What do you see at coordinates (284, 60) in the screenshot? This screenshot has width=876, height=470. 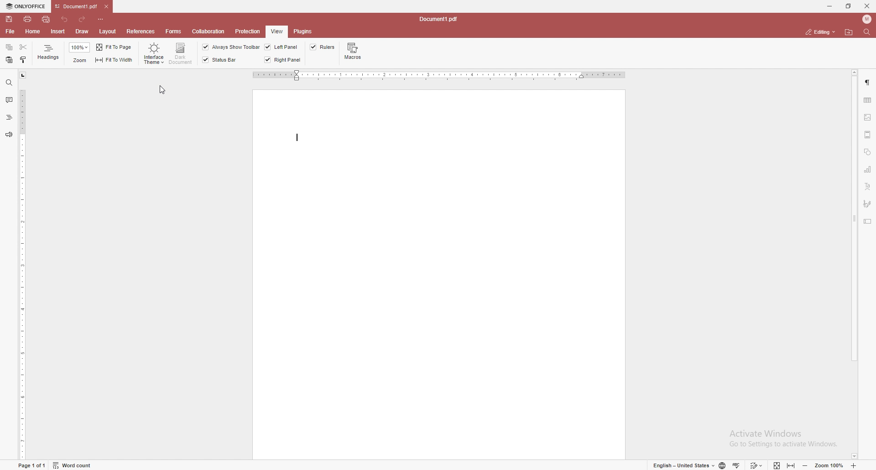 I see `right panel` at bounding box center [284, 60].